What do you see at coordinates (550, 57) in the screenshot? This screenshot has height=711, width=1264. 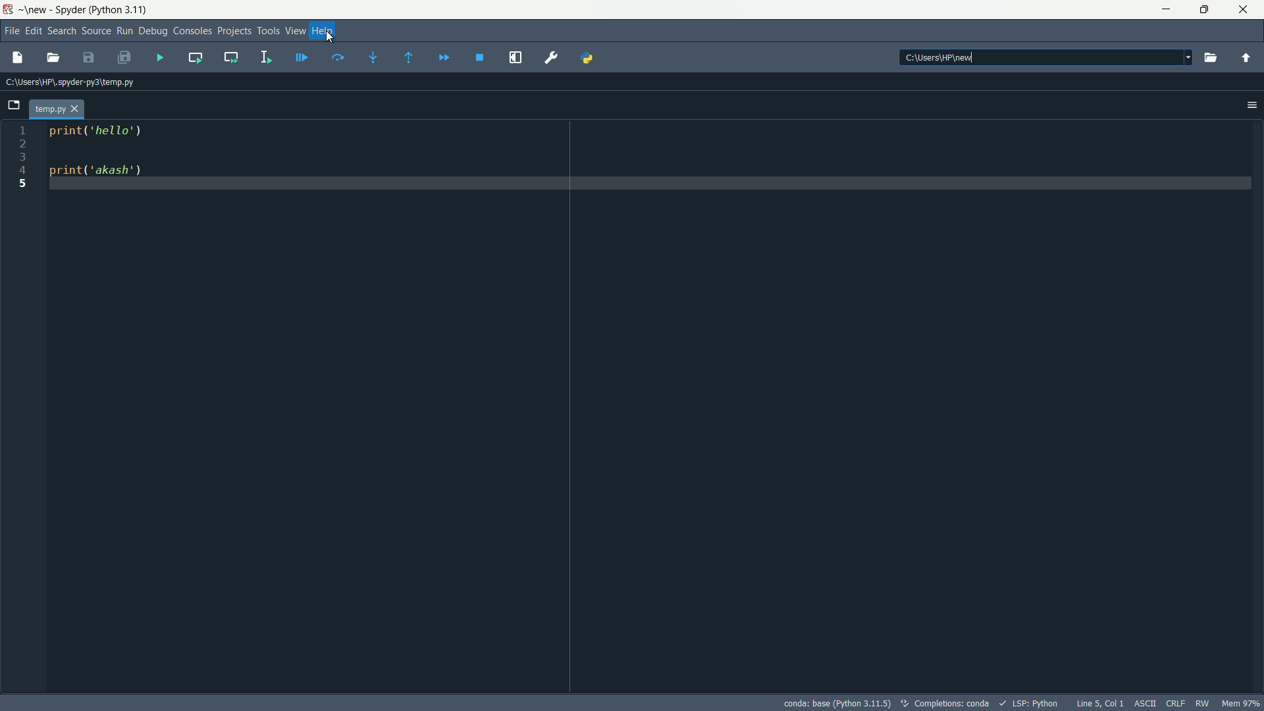 I see `preferences` at bounding box center [550, 57].